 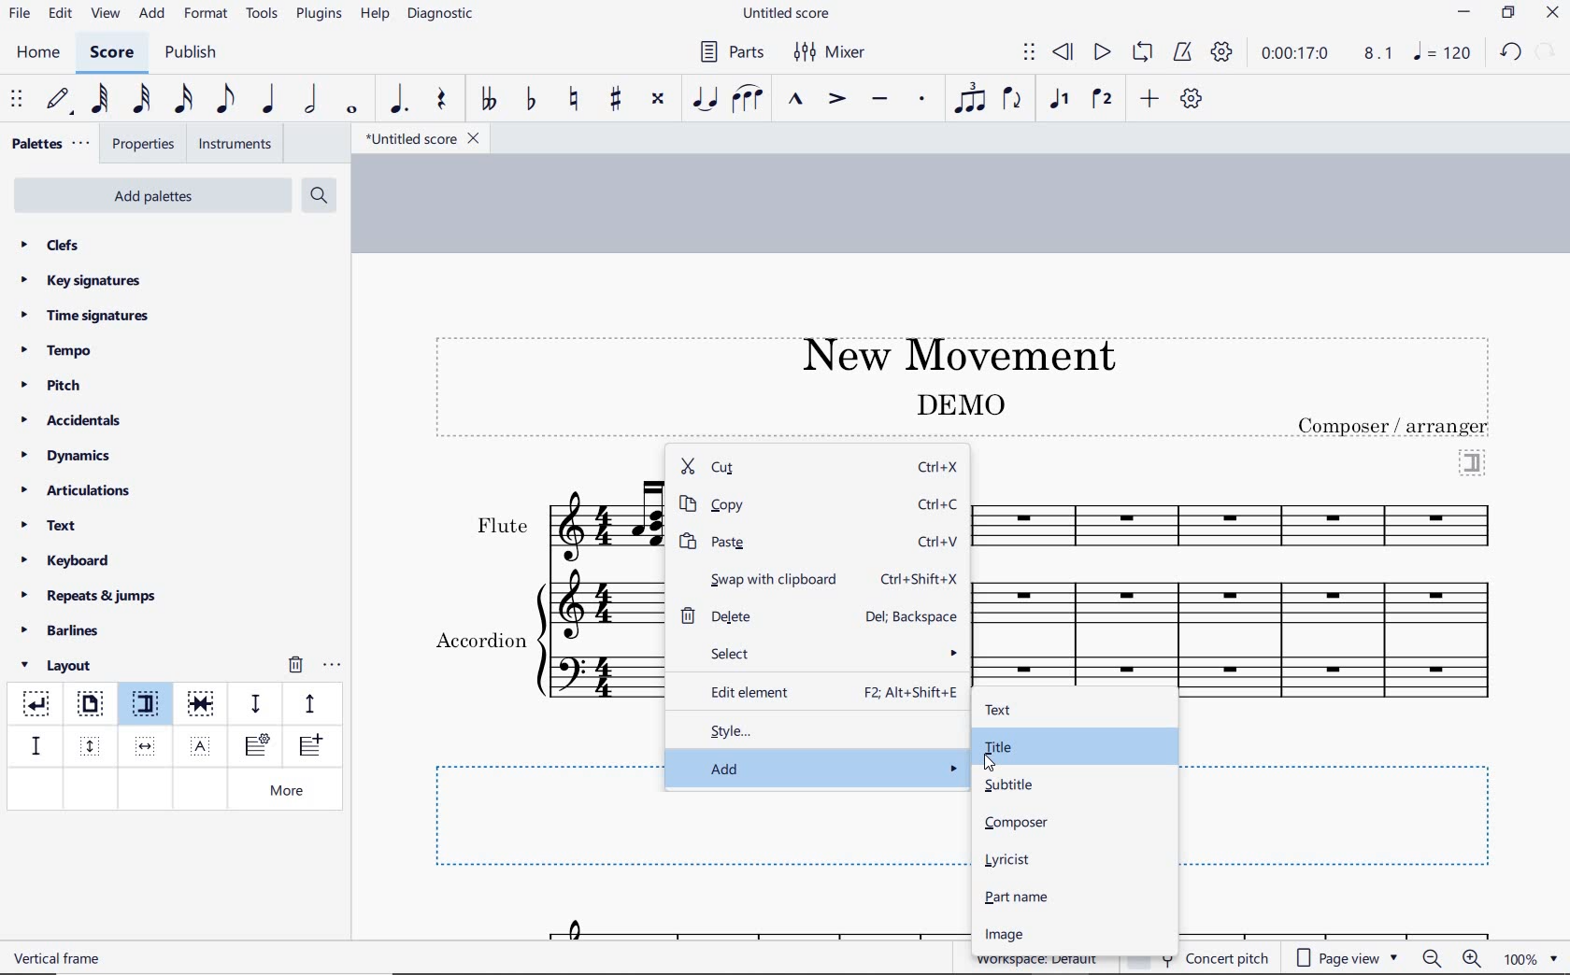 What do you see at coordinates (1152, 98) in the screenshot?
I see `add` at bounding box center [1152, 98].